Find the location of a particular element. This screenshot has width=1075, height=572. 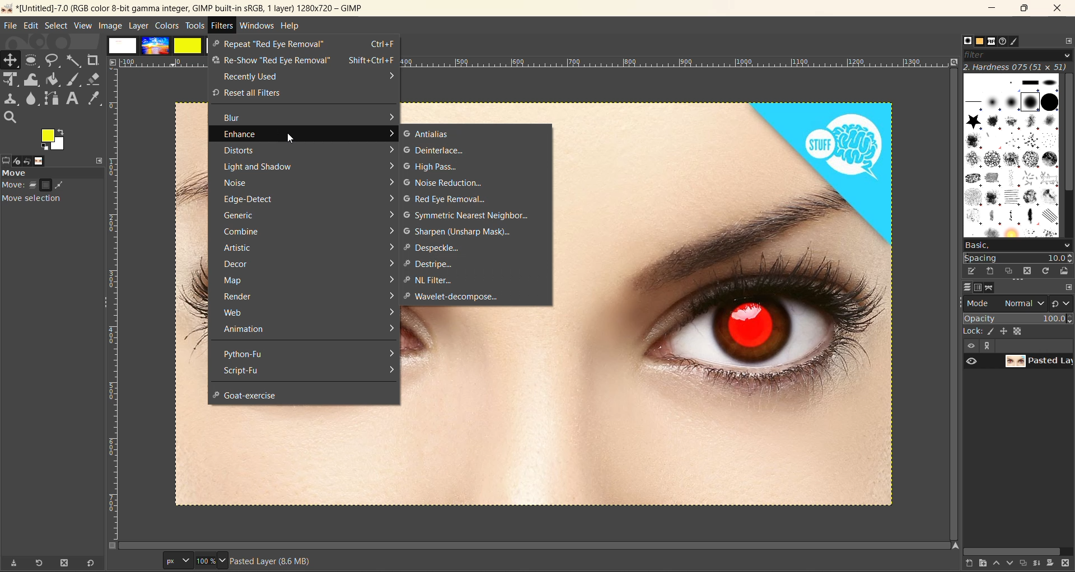

red eye removal is located at coordinates (447, 199).